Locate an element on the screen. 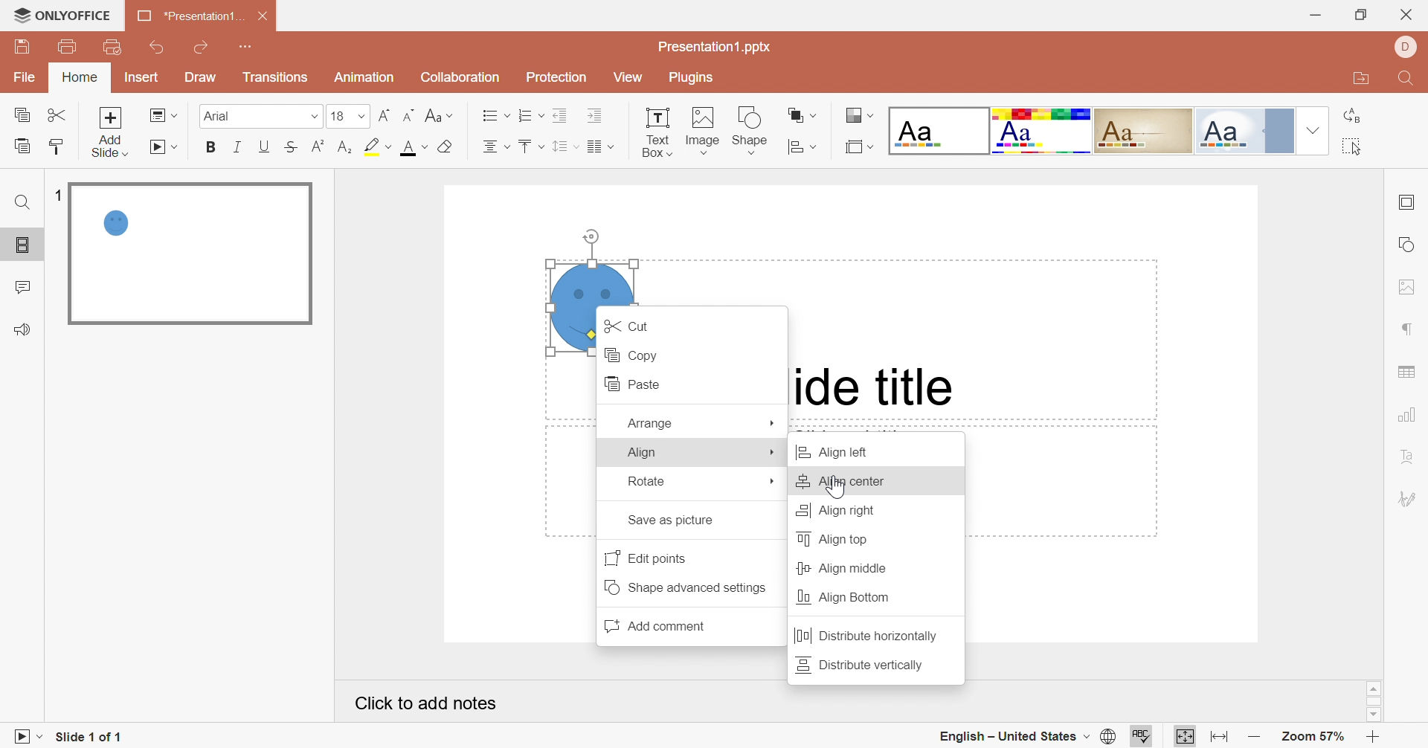 The width and height of the screenshot is (1428, 748). Quick Print is located at coordinates (110, 45).